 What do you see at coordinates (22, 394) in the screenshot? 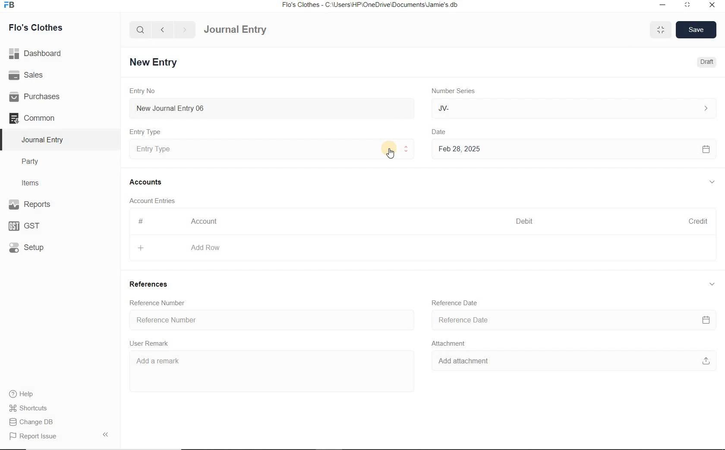
I see `help` at bounding box center [22, 394].